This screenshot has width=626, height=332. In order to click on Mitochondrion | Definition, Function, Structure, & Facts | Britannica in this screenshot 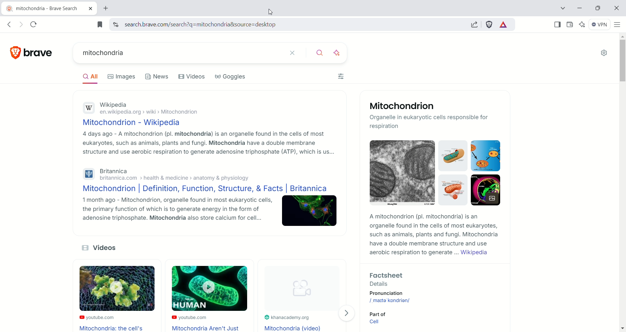, I will do `click(203, 189)`.